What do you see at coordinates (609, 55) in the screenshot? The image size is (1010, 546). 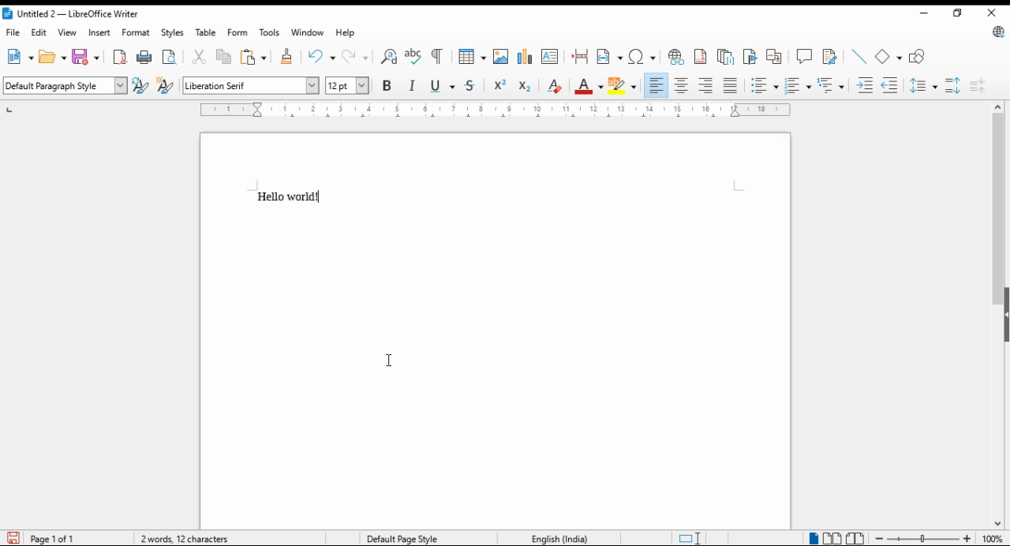 I see `insert field` at bounding box center [609, 55].